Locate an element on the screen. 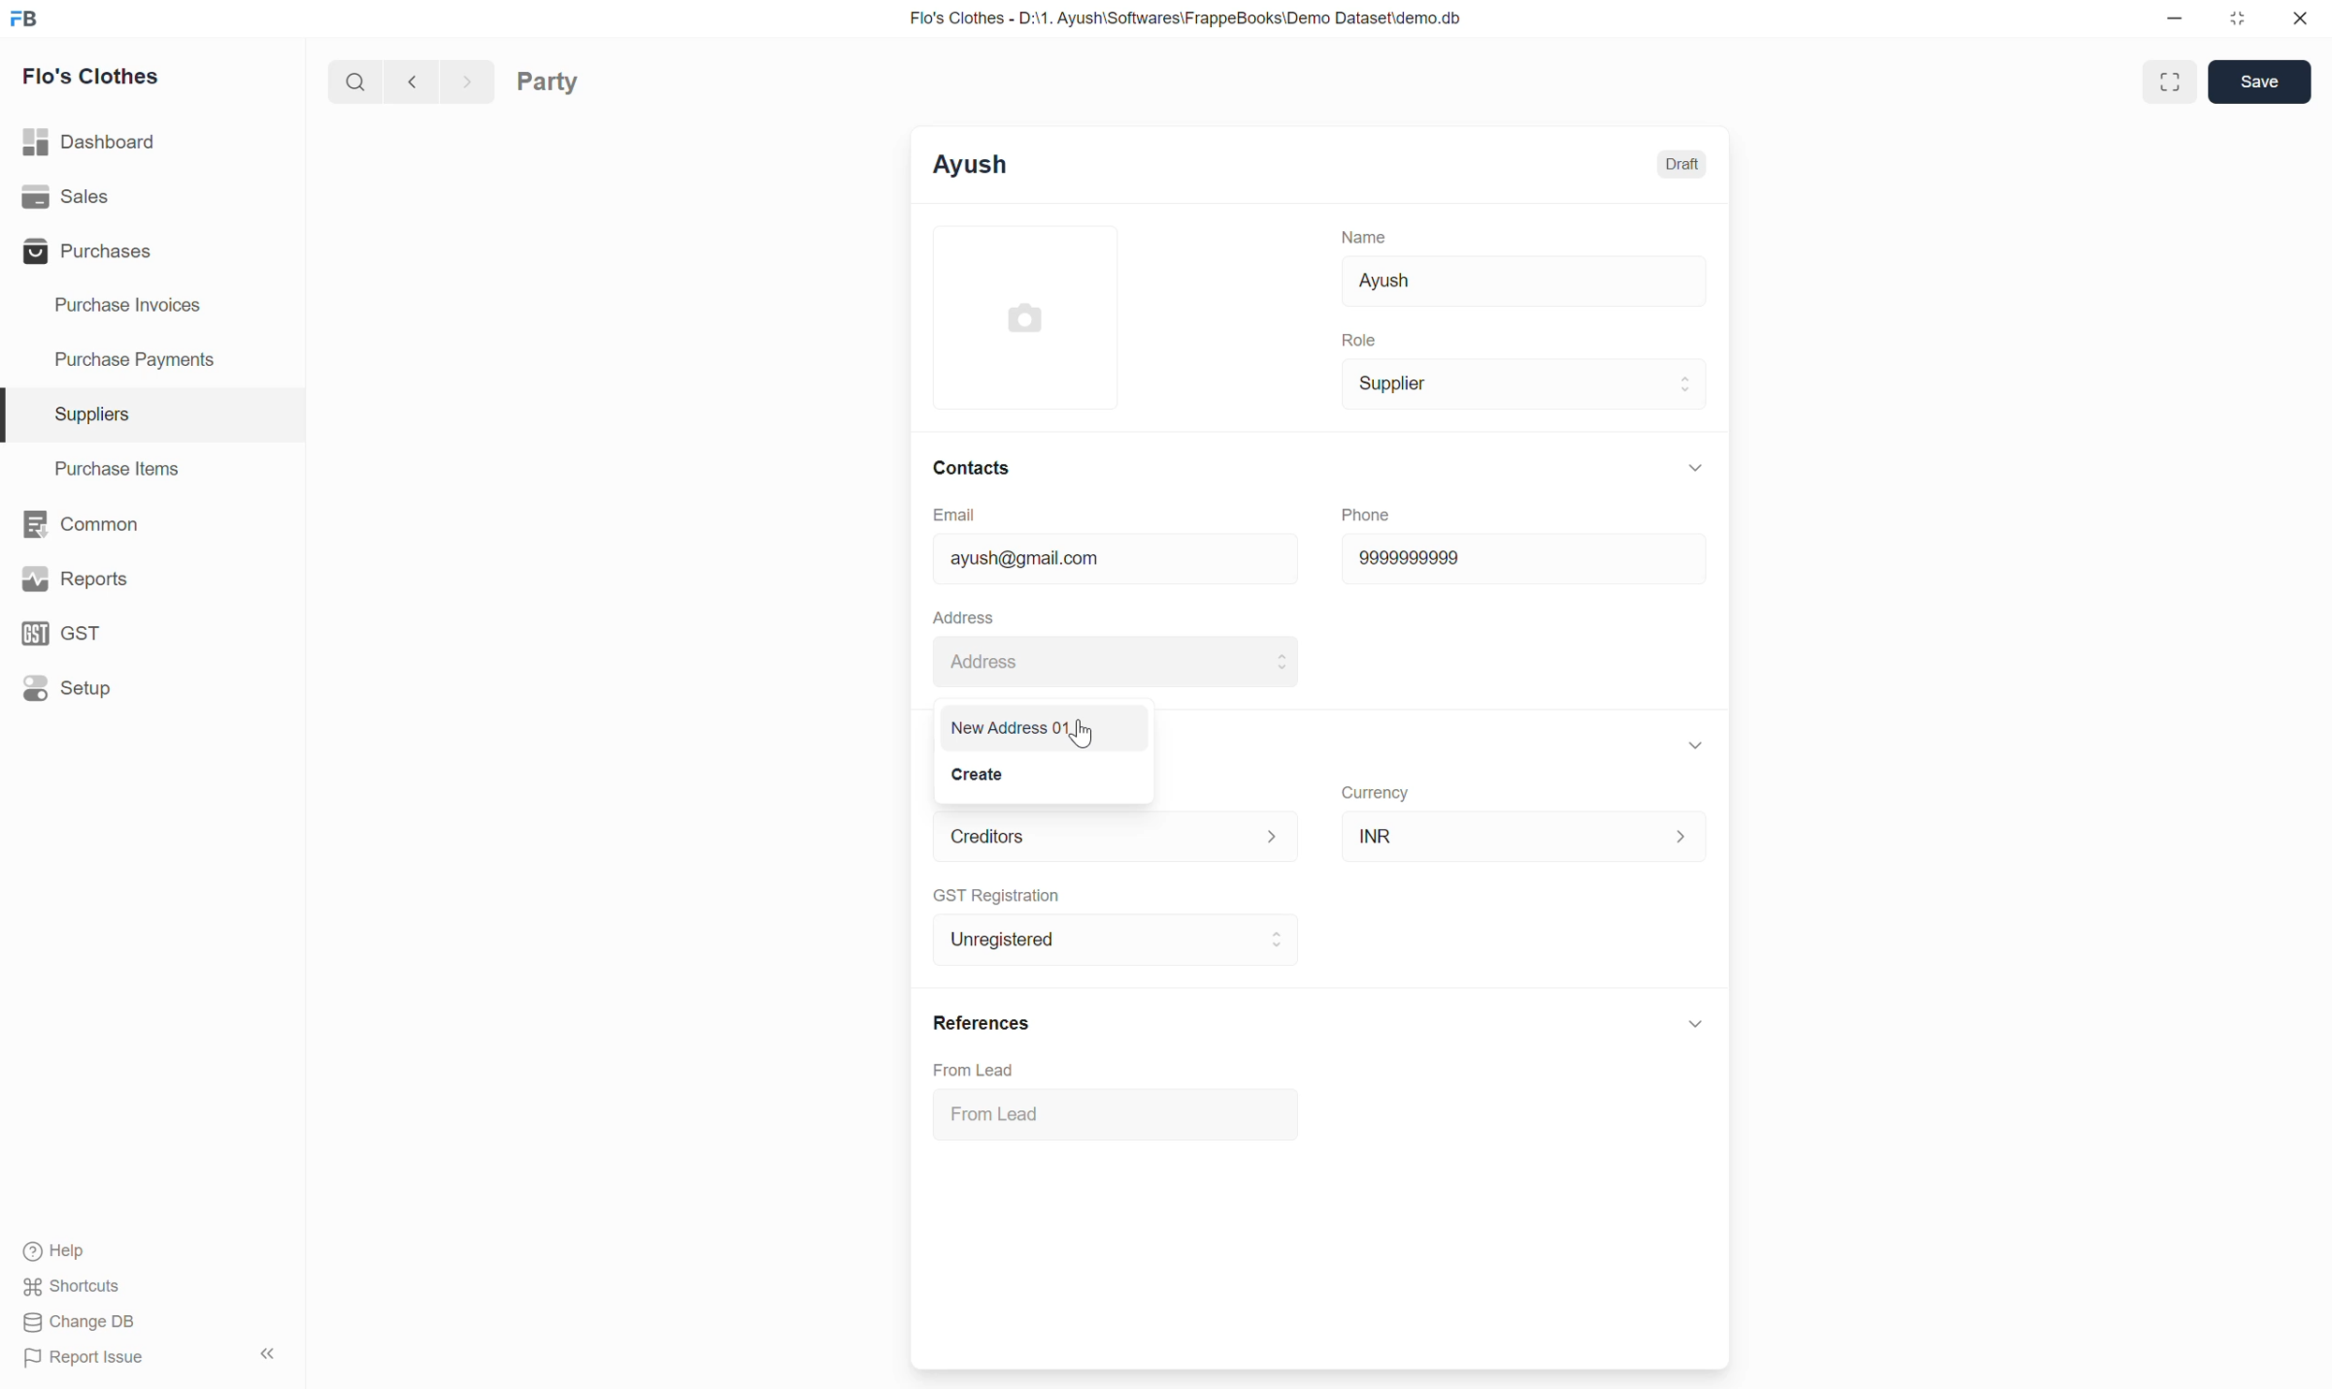 This screenshot has height=1389, width=2332. Click to add image is located at coordinates (1026, 316).